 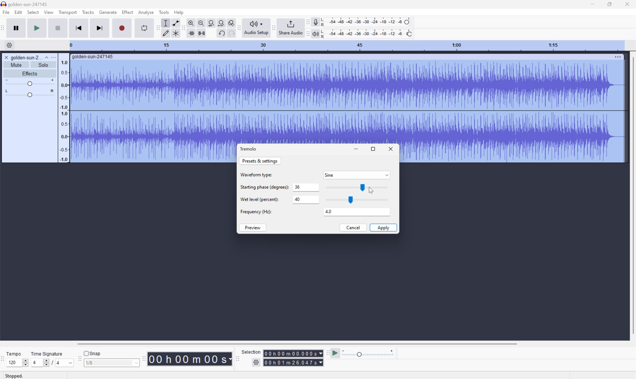 What do you see at coordinates (201, 23) in the screenshot?
I see `Zoom out` at bounding box center [201, 23].